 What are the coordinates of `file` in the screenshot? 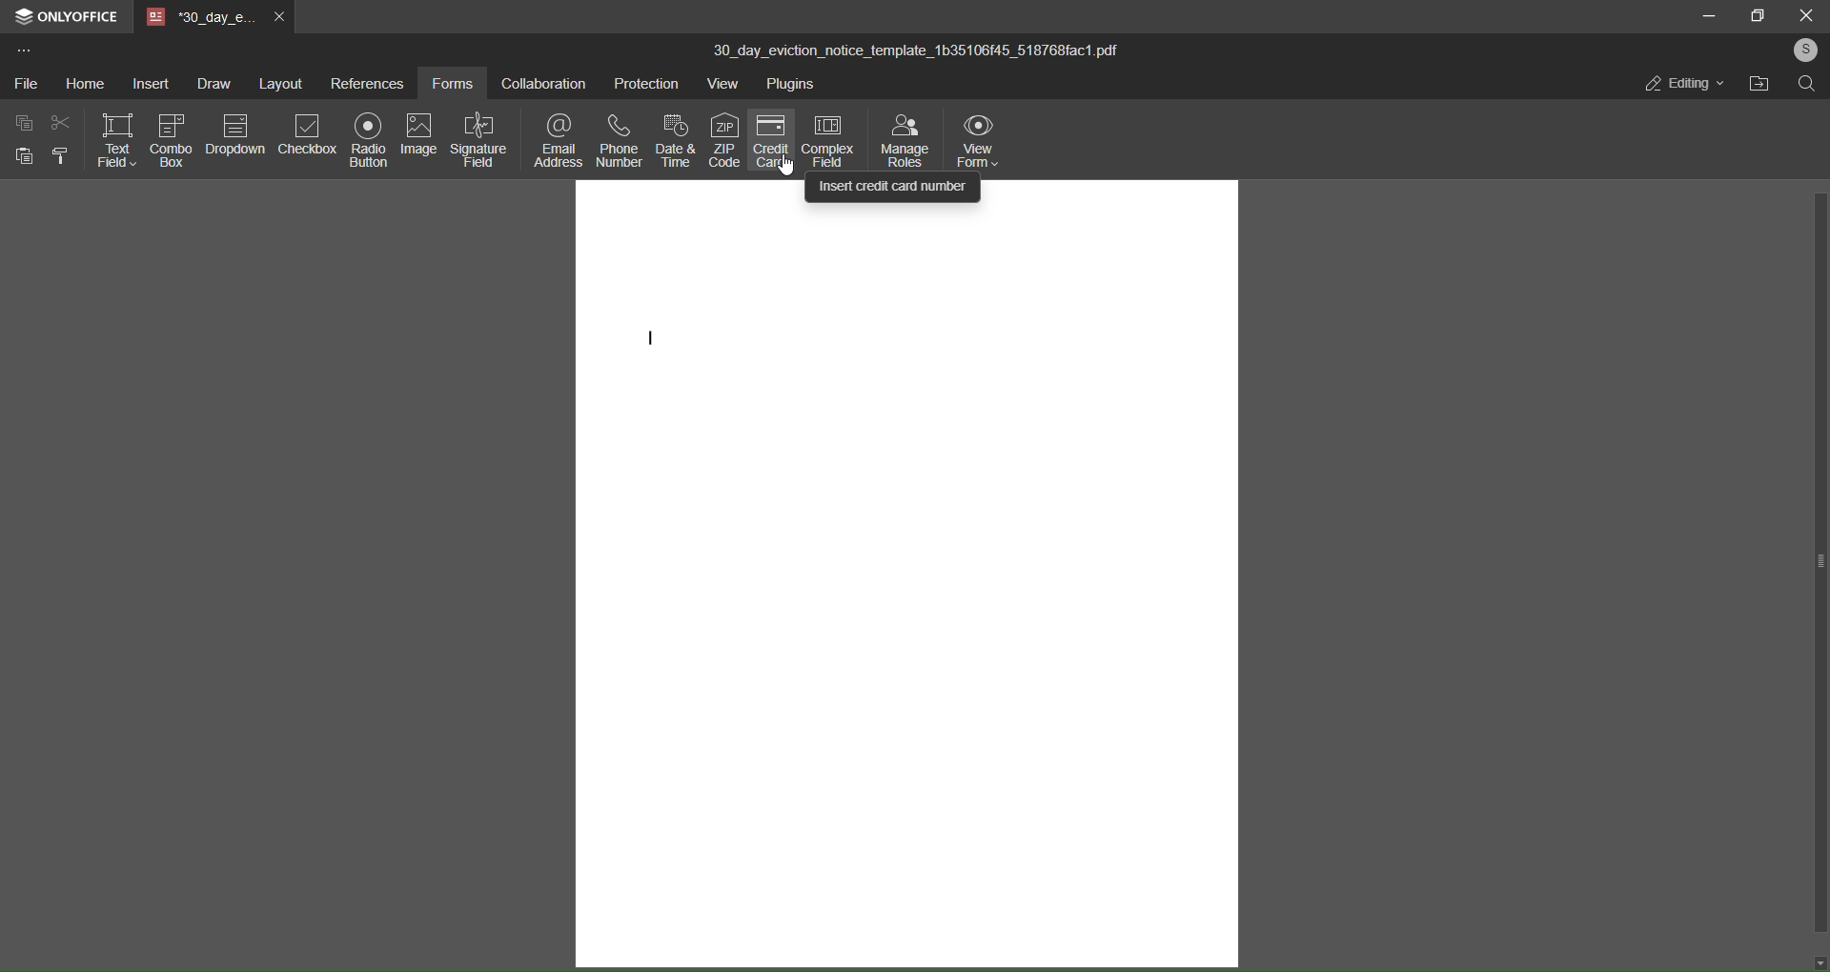 It's located at (26, 85).